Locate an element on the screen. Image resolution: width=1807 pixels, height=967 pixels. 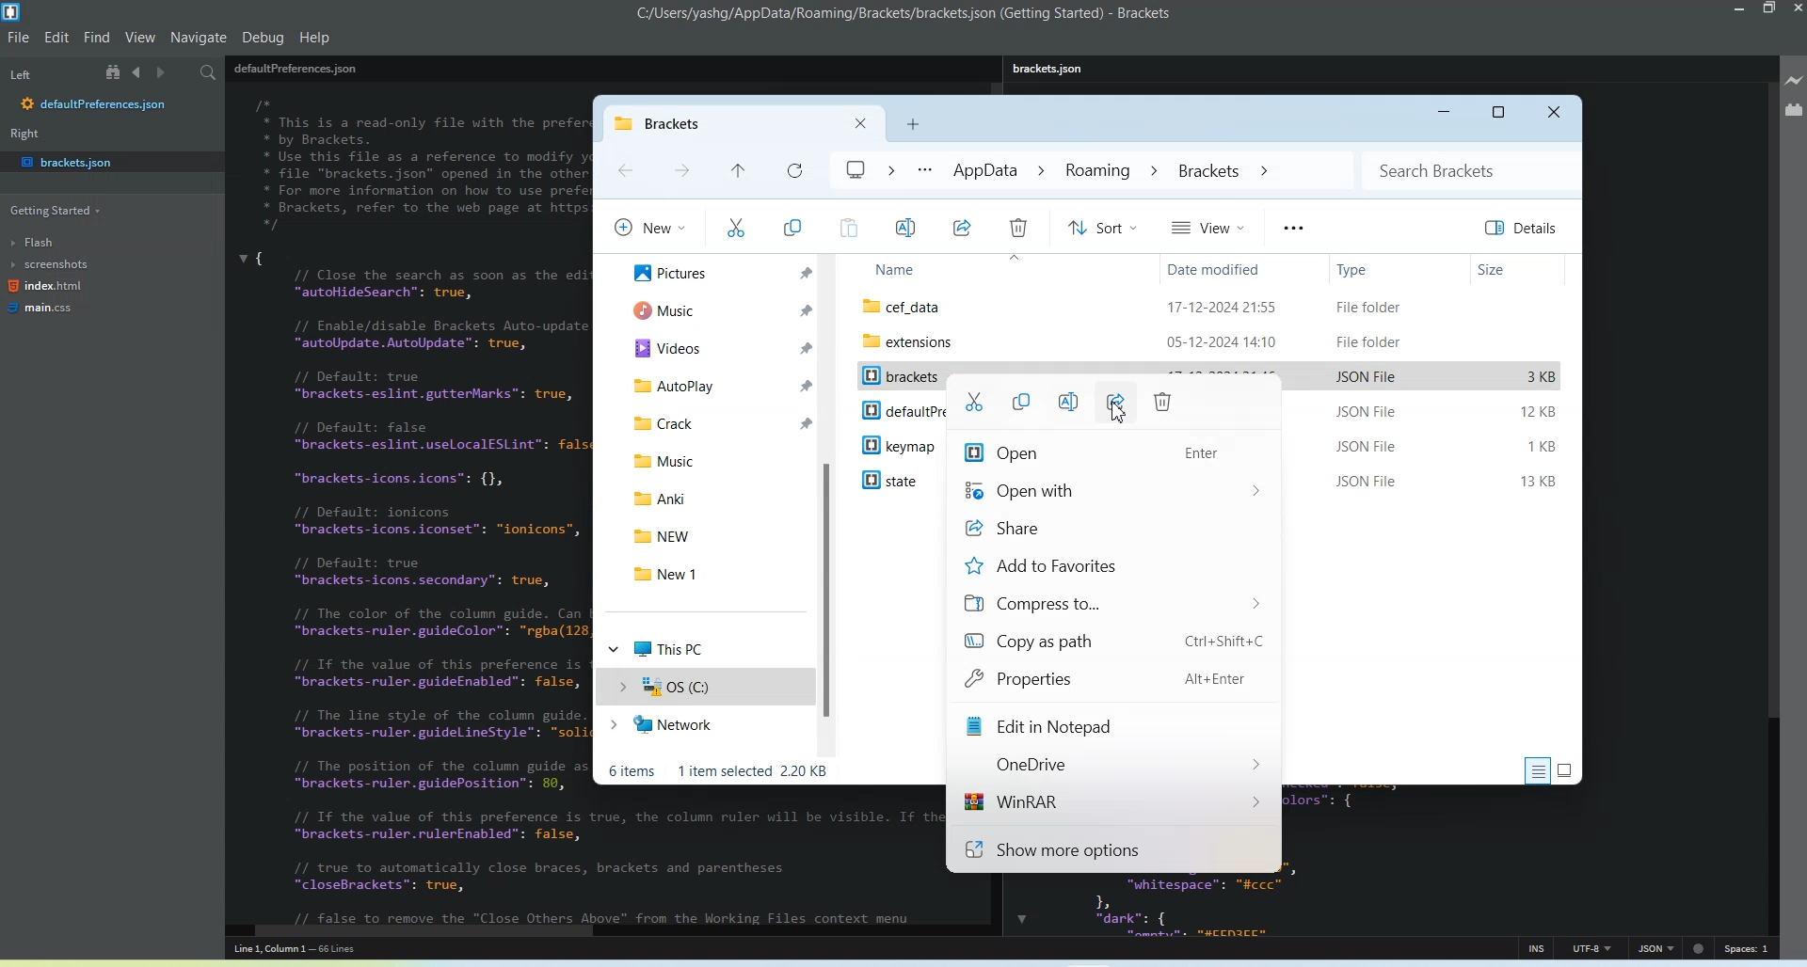
Anki is located at coordinates (709, 497).